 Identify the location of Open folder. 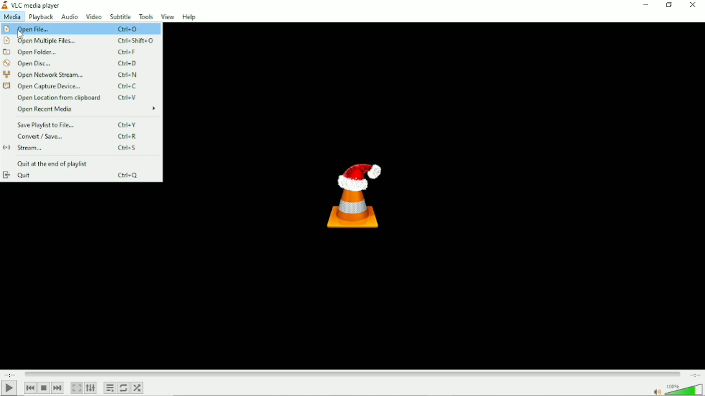
(79, 52).